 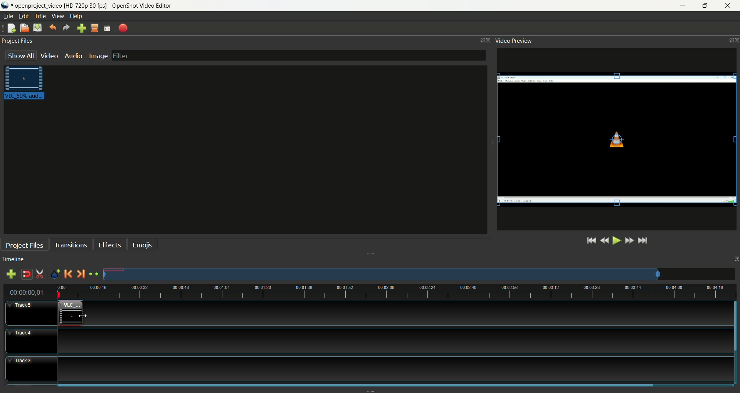 I want to click on project files, so click(x=19, y=42).